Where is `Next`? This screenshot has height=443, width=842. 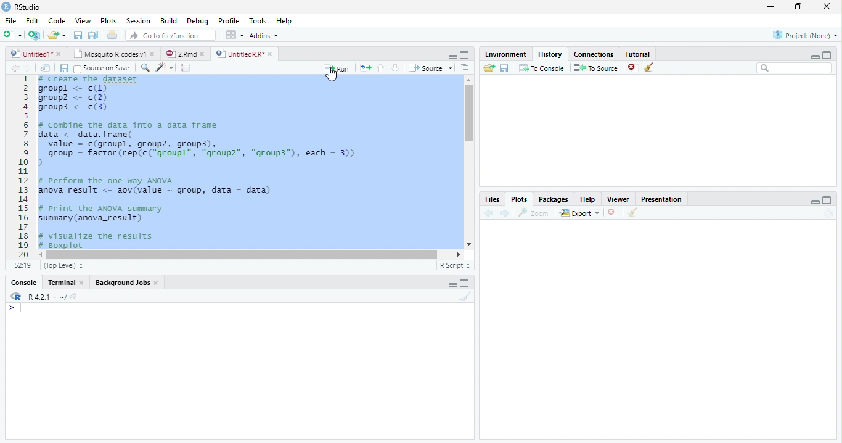 Next is located at coordinates (32, 68).